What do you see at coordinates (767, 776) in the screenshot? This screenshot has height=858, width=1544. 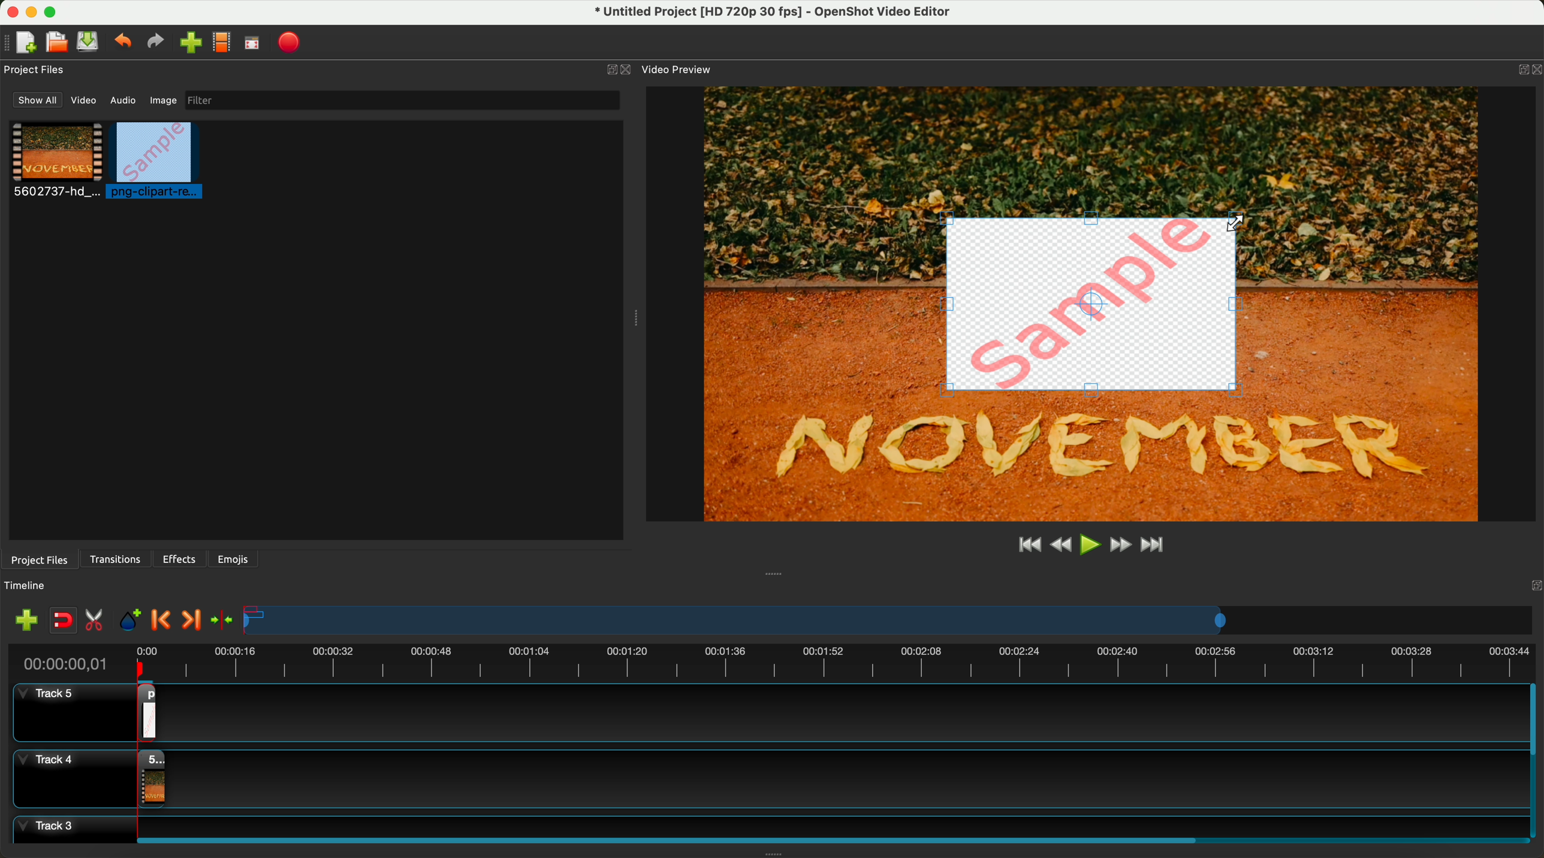 I see `track 4` at bounding box center [767, 776].